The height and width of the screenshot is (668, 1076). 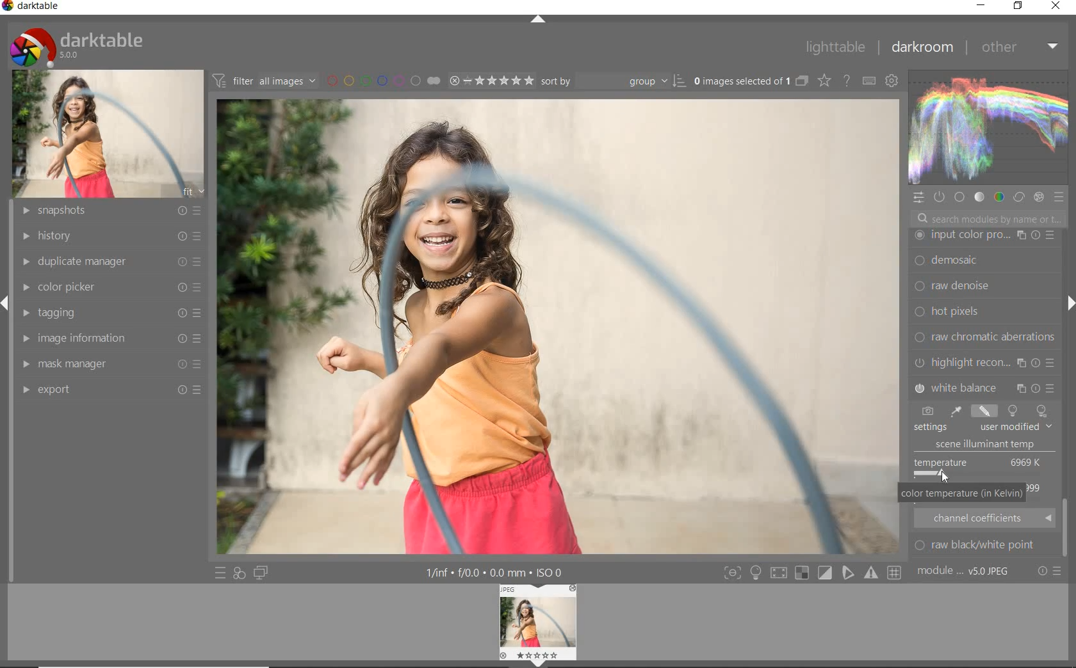 I want to click on other, so click(x=1020, y=47).